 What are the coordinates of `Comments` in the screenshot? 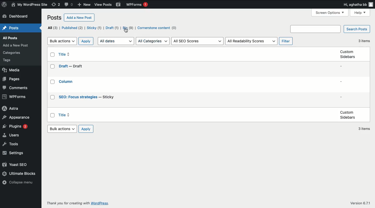 It's located at (69, 5).